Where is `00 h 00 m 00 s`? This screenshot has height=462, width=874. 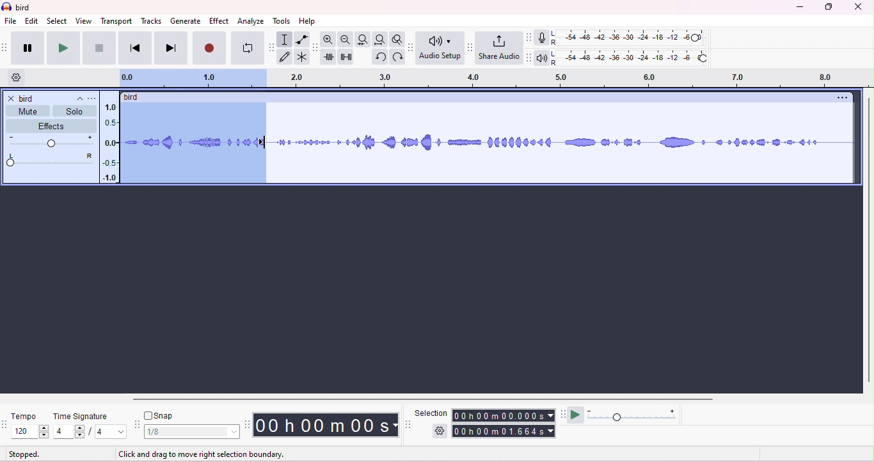 00 h 00 m 00 s is located at coordinates (328, 424).